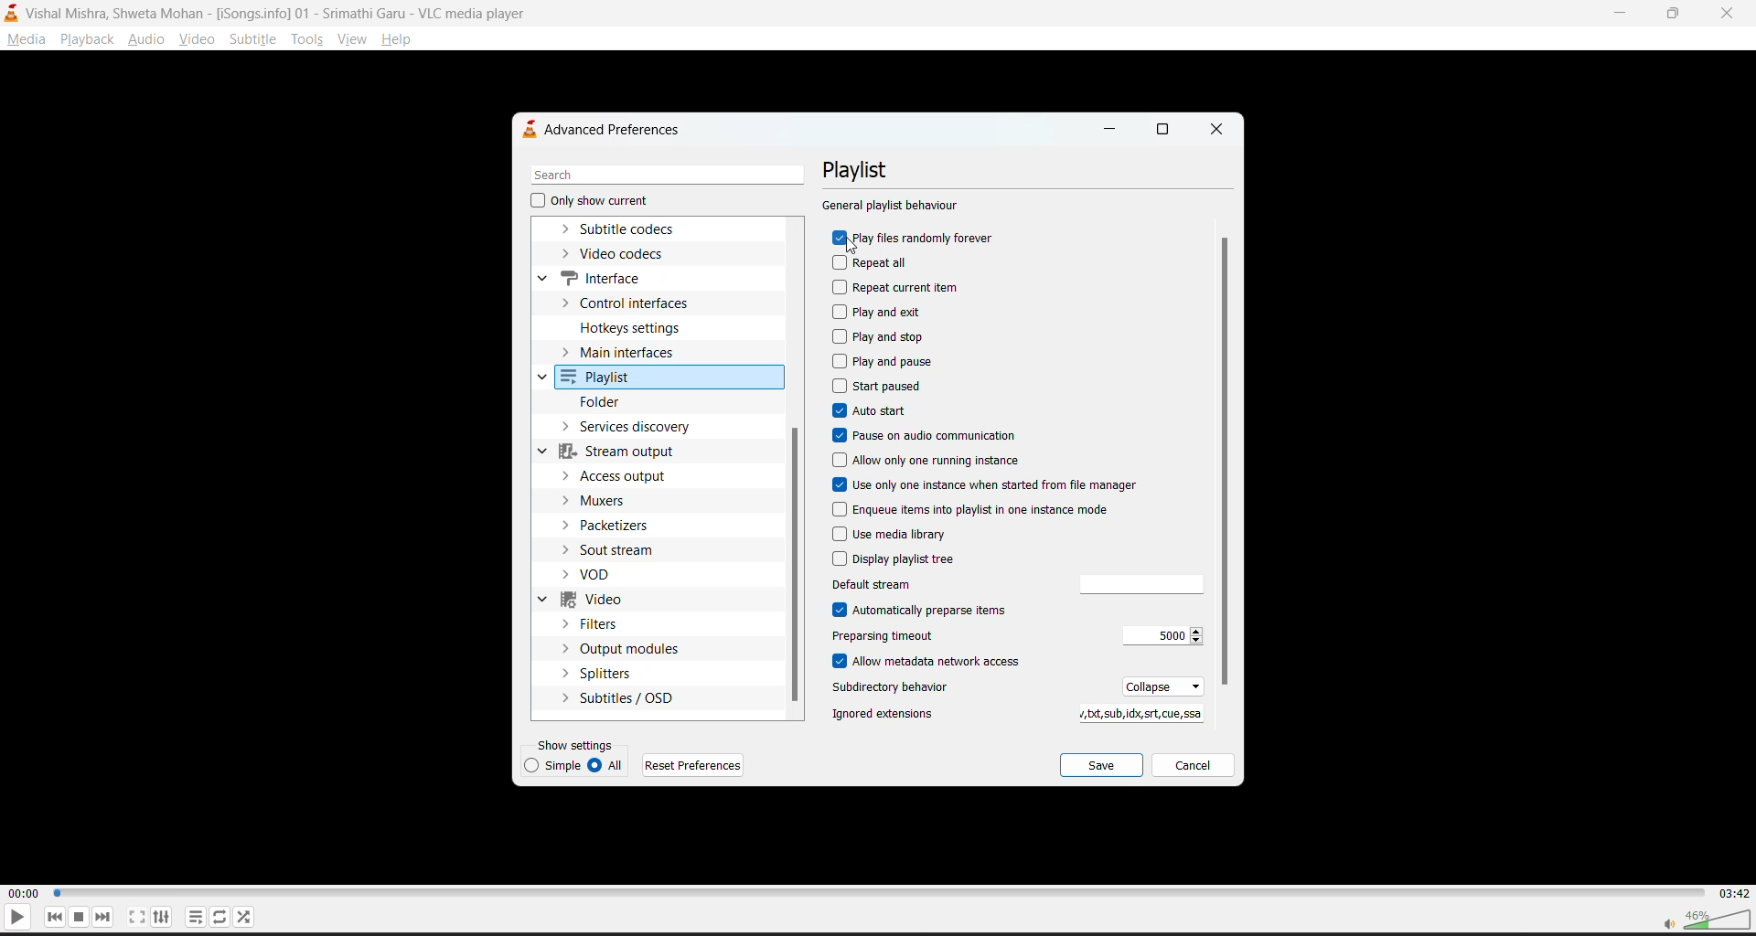  I want to click on use only one instance when started from file manager, so click(981, 486).